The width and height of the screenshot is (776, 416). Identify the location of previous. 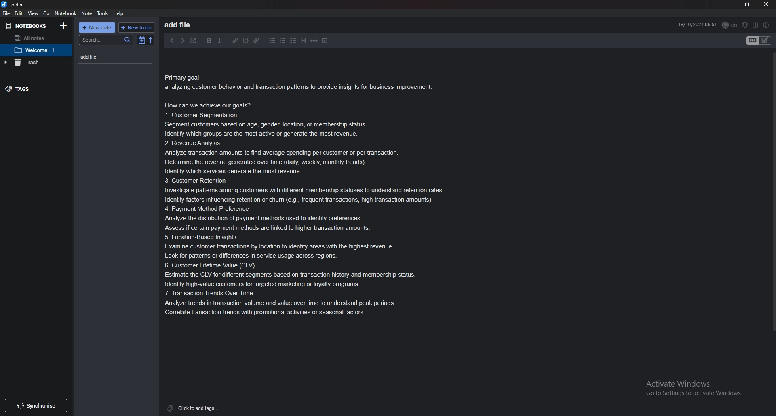
(172, 40).